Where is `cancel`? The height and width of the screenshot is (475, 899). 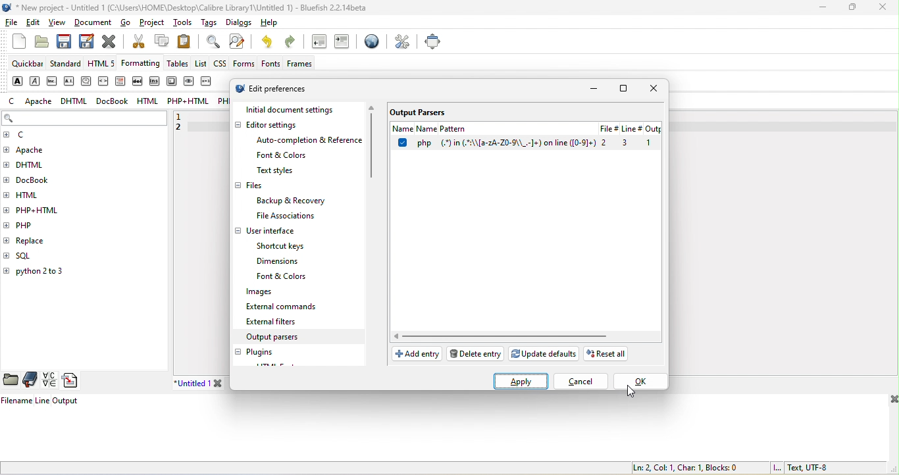 cancel is located at coordinates (577, 383).